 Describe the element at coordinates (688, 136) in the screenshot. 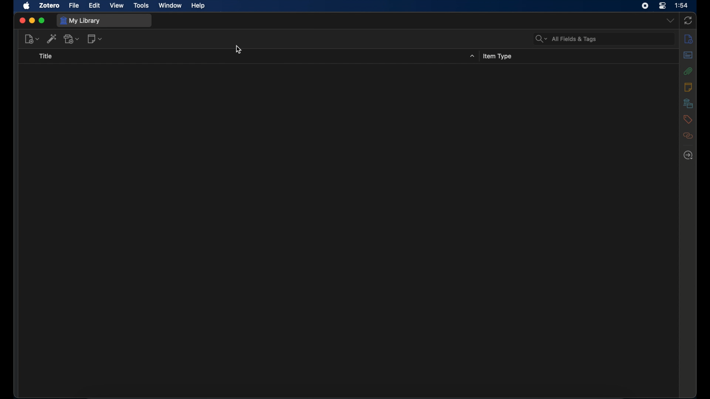

I see `related` at that location.